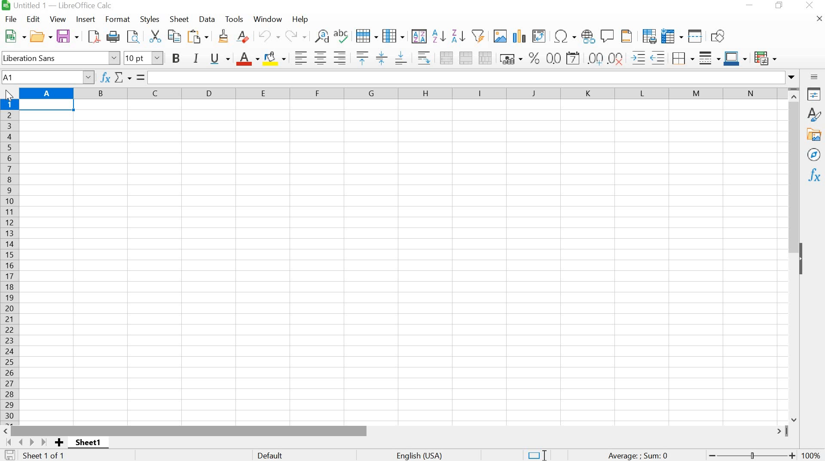 Image resolution: width=825 pixels, height=461 pixels. I want to click on Show Draw Function, so click(718, 36).